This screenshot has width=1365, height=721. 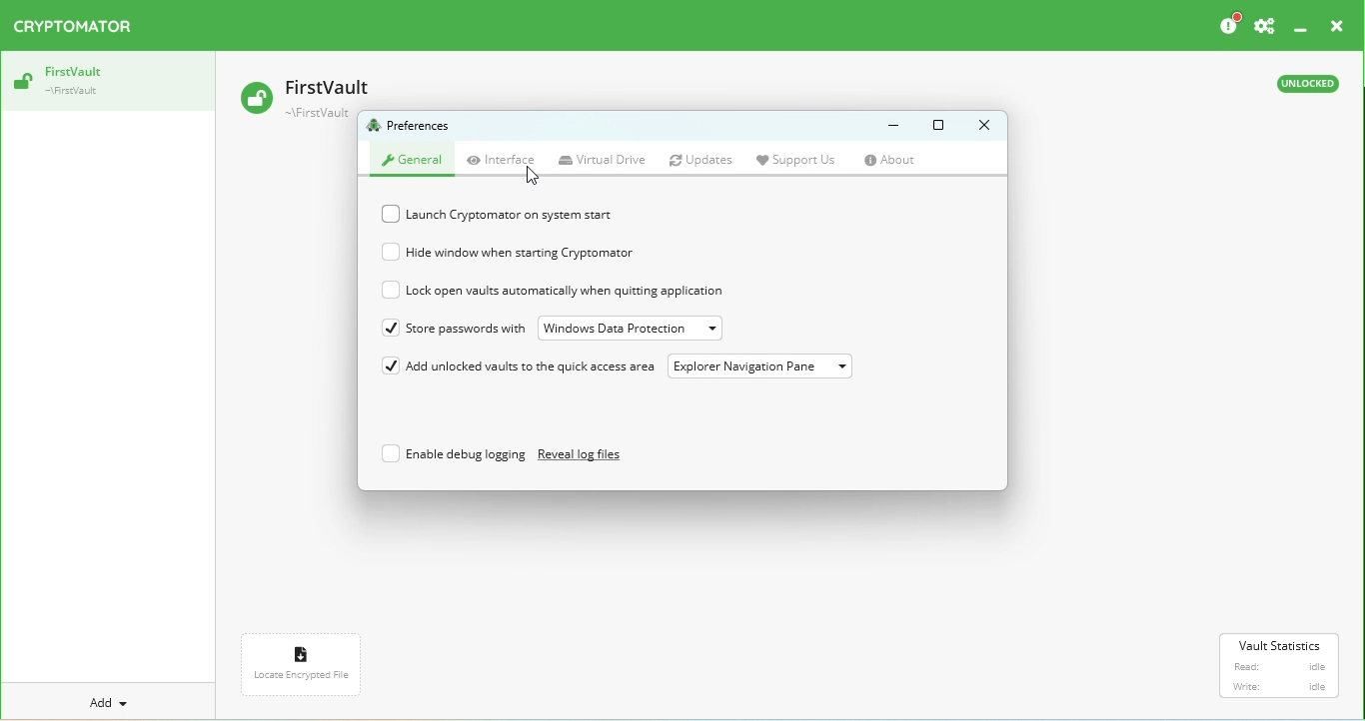 I want to click on lock open vaults automatically when quitting application, so click(x=577, y=291).